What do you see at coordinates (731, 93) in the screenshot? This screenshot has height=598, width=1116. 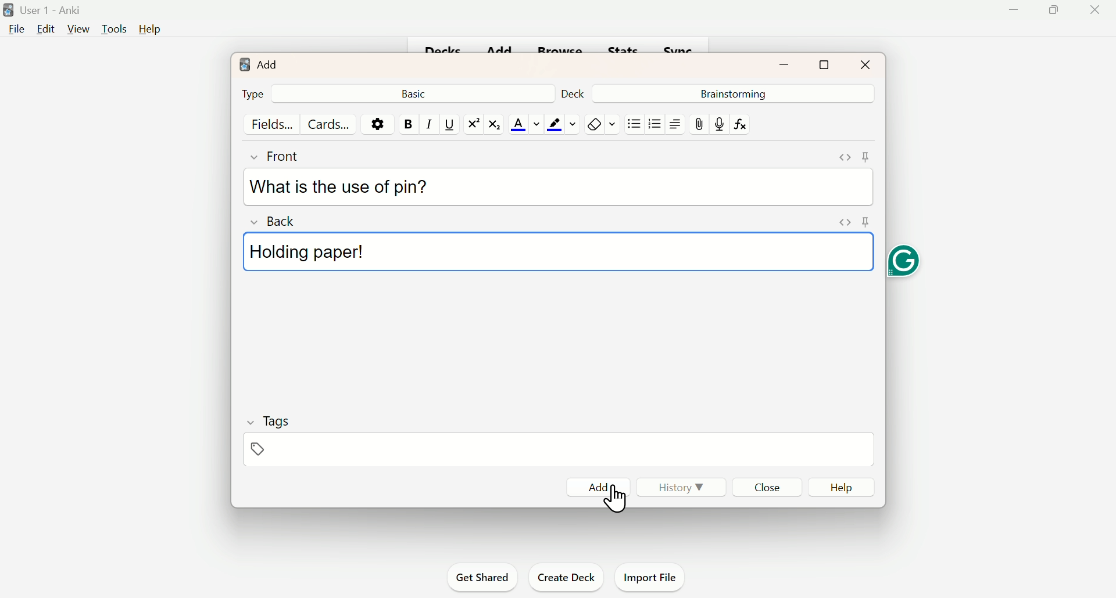 I see `Brainstorming` at bounding box center [731, 93].